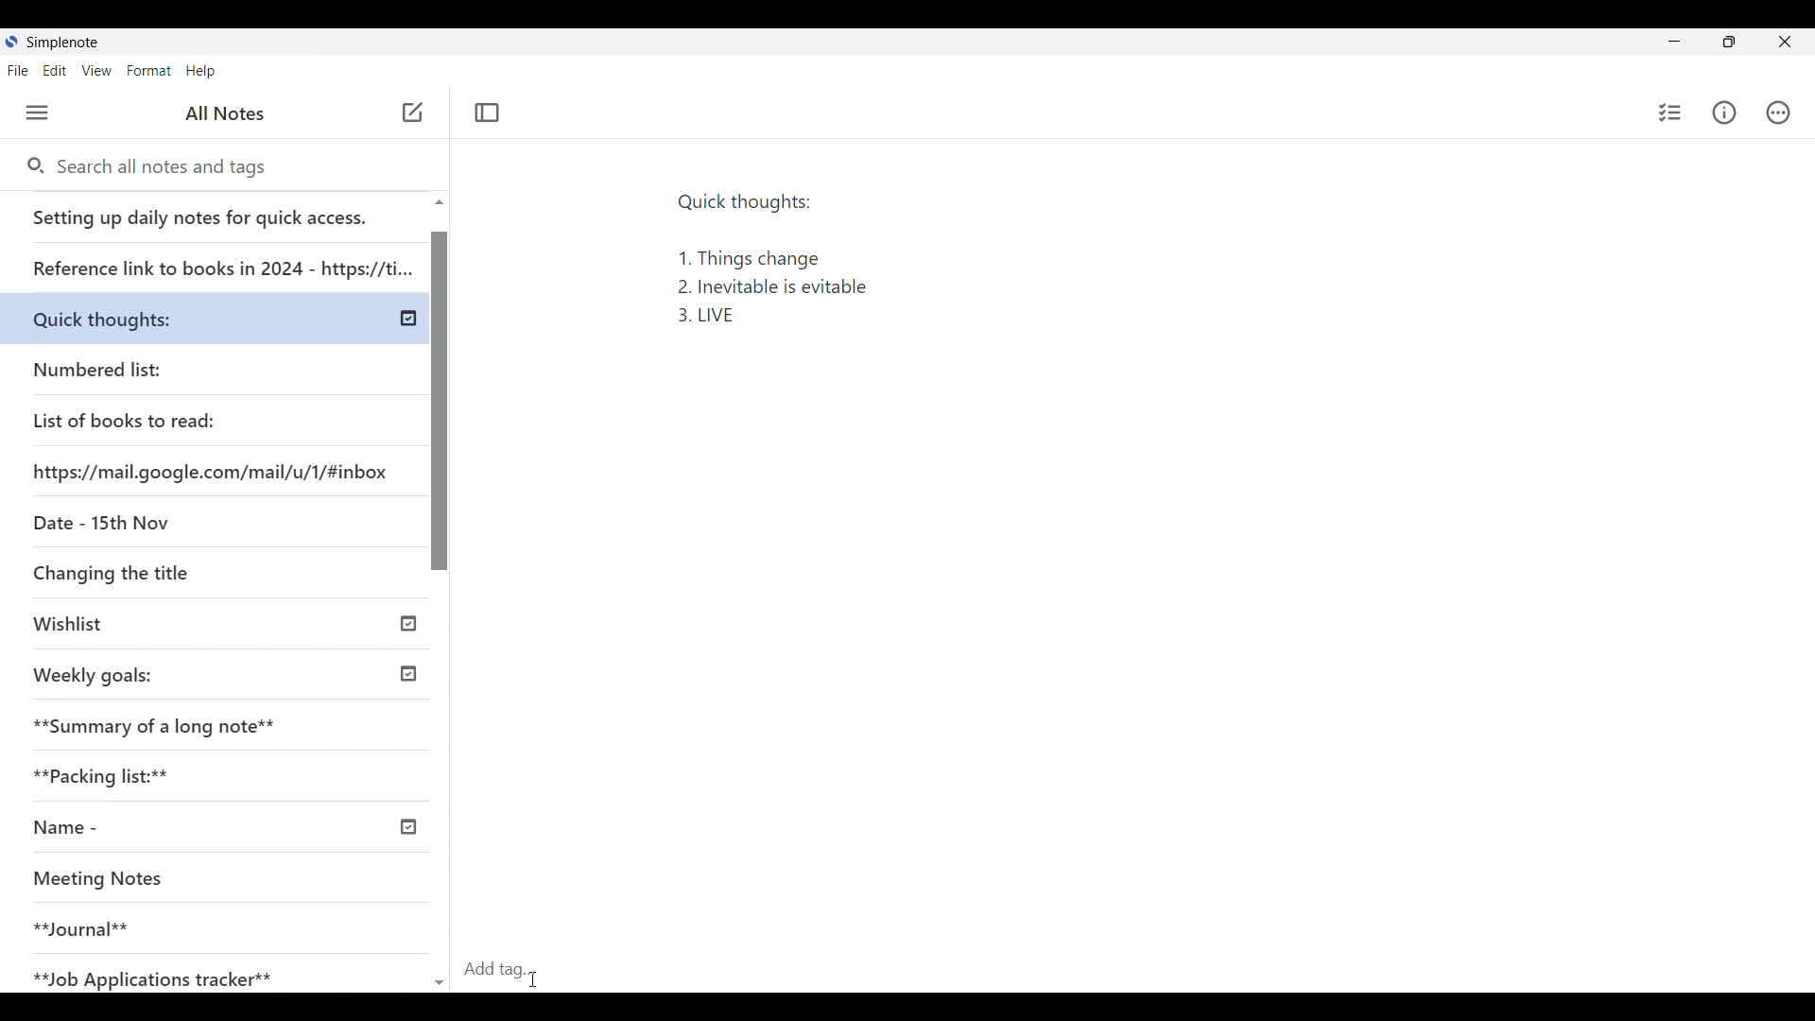 This screenshot has height=1021, width=1815. I want to click on List of books, so click(126, 418).